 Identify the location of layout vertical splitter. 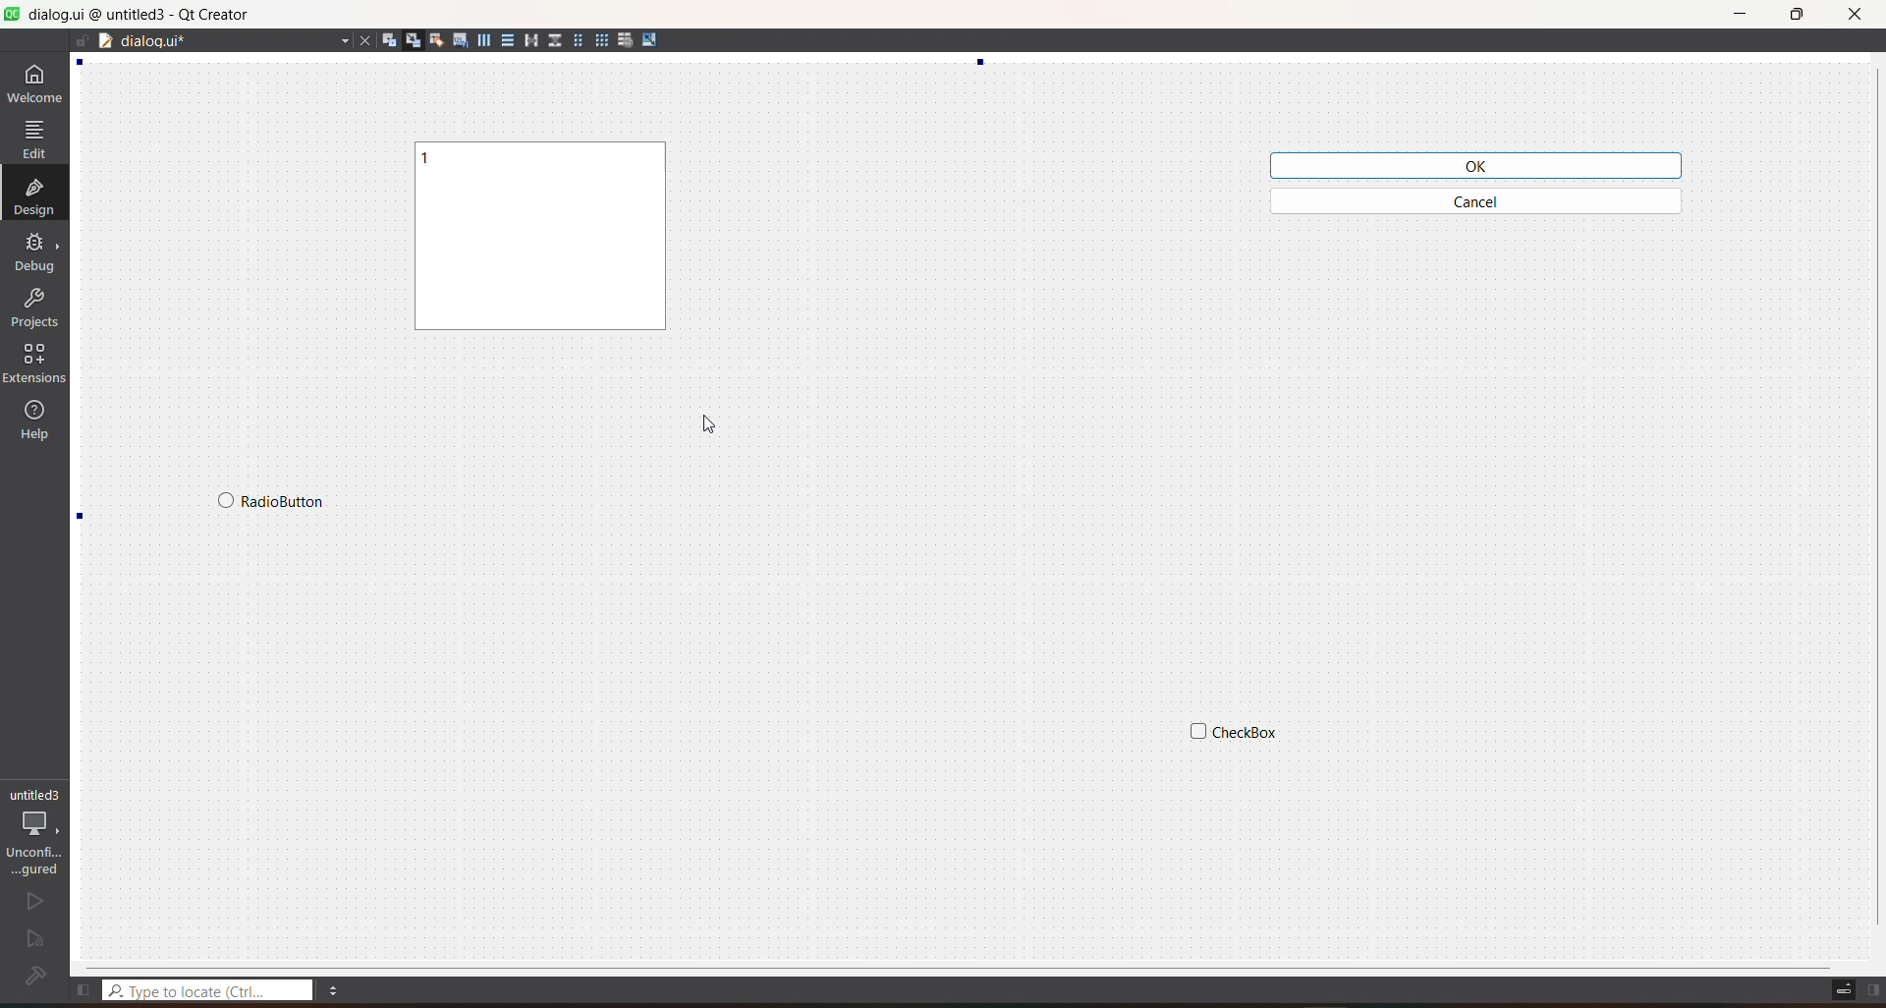
(552, 41).